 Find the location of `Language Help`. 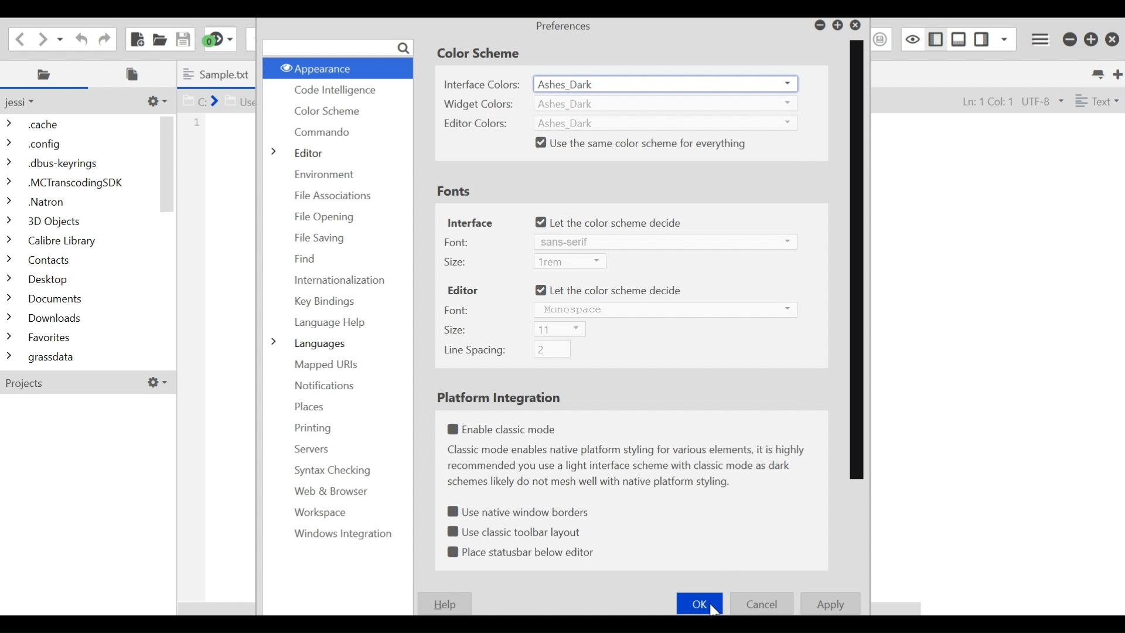

Language Help is located at coordinates (329, 324).